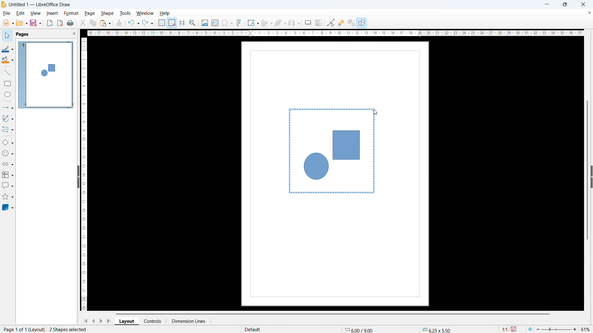 This screenshot has height=333, width=593. Describe the element at coordinates (557, 329) in the screenshot. I see `zoom slider` at that location.